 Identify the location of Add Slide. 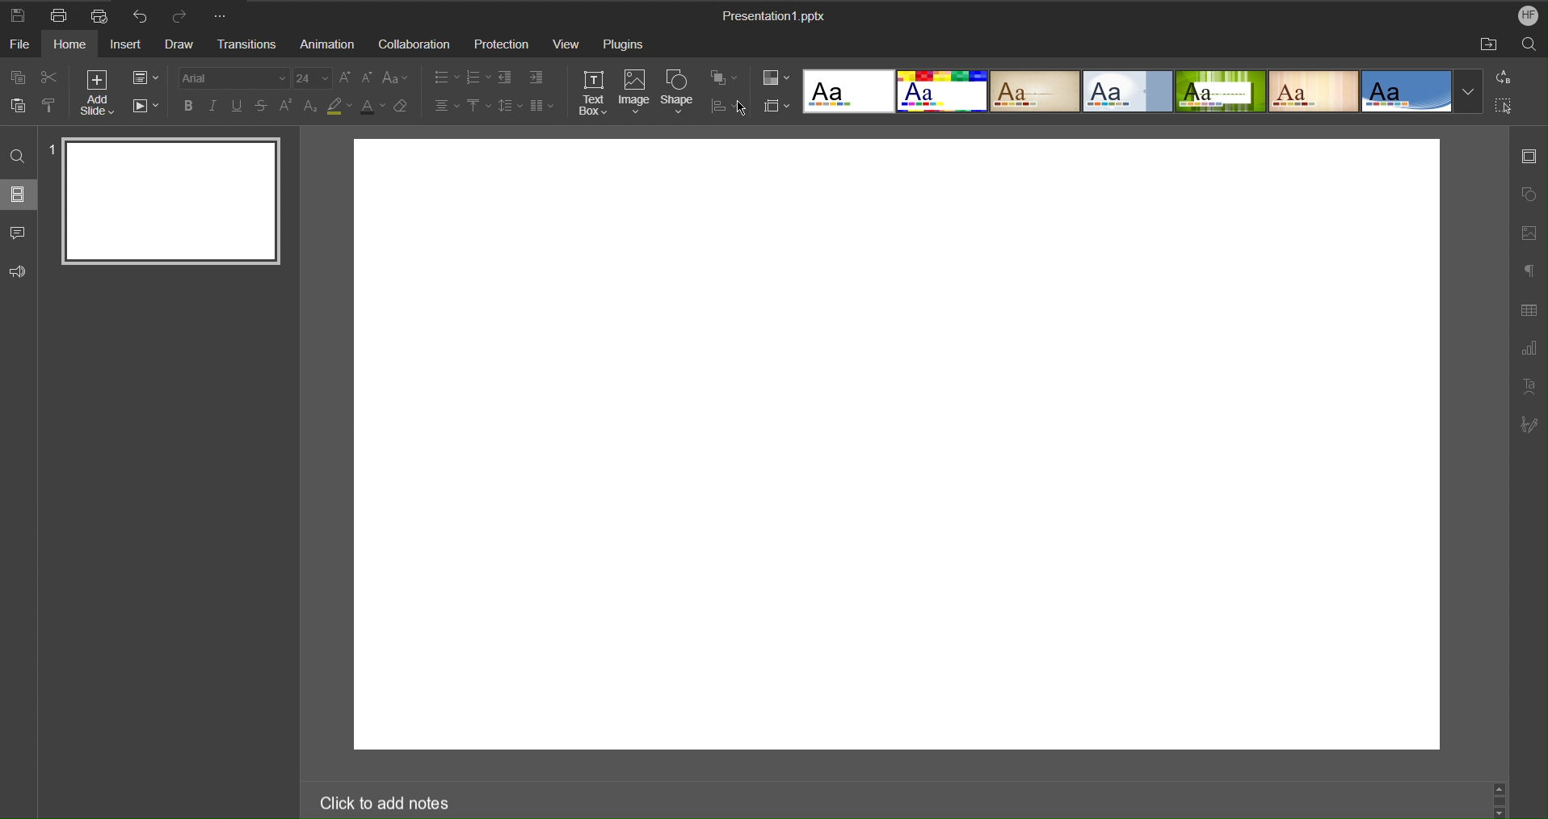
(100, 92).